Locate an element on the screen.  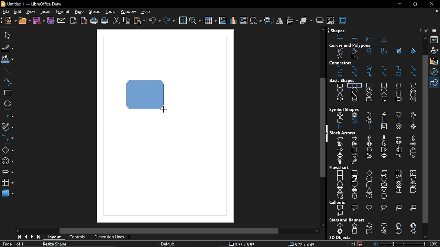
3D objects is located at coordinates (339, 238).